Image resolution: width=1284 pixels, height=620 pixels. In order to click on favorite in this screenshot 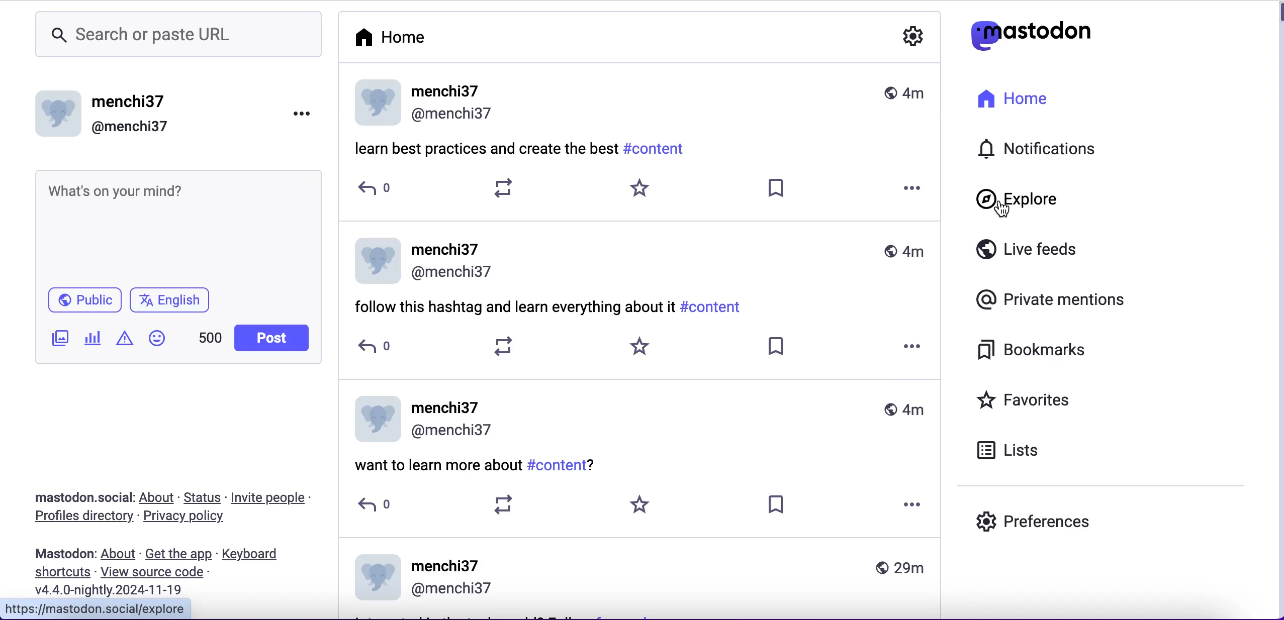, I will do `click(643, 504)`.